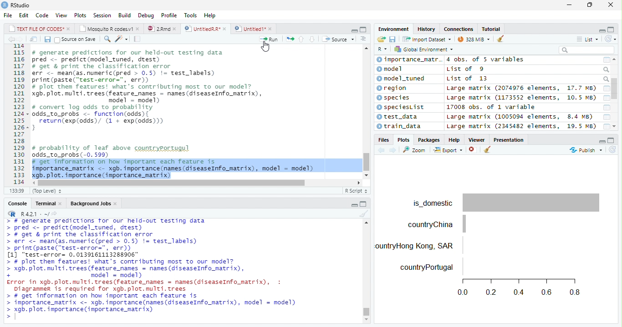 This screenshot has width=622, height=327. Describe the element at coordinates (48, 190) in the screenshot. I see `Top Level` at that location.